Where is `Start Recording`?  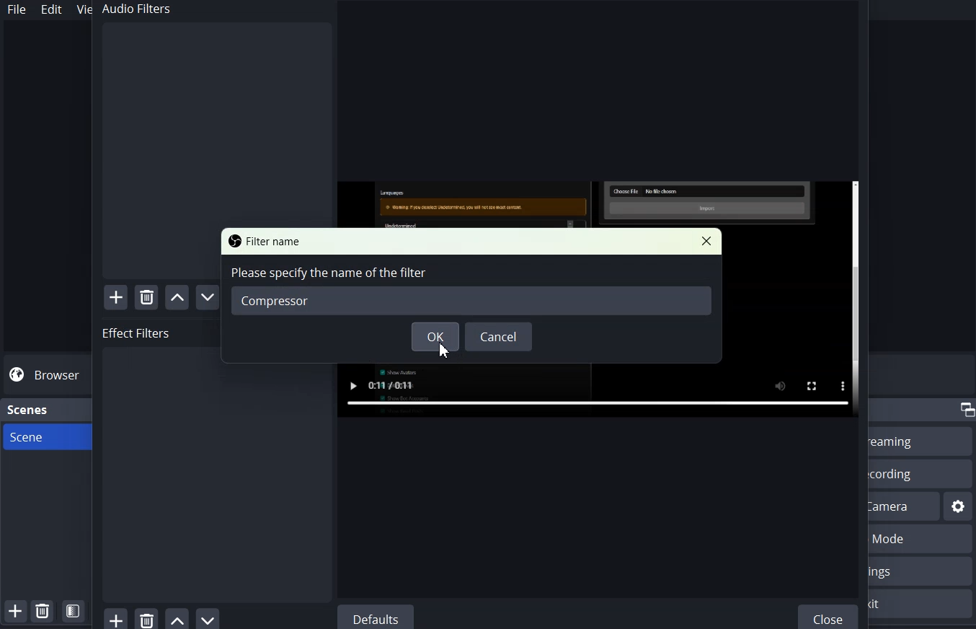 Start Recording is located at coordinates (919, 473).